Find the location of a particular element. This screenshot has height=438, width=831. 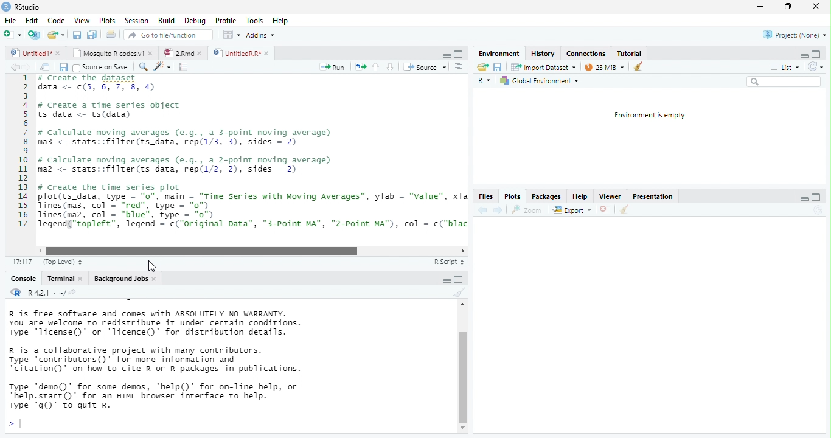

Code is located at coordinates (57, 20).